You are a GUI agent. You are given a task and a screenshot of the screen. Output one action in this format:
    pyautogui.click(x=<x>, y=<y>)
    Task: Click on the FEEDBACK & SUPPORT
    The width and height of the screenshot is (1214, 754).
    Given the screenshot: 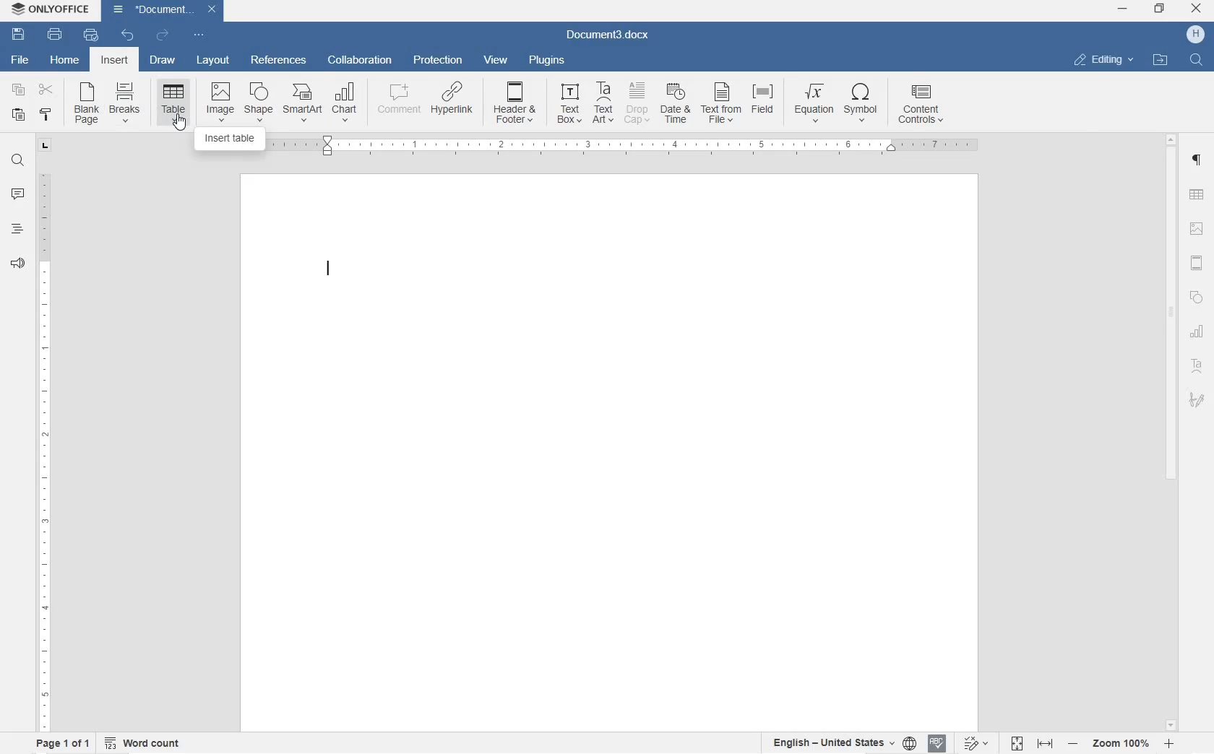 What is the action you would take?
    pyautogui.click(x=15, y=264)
    